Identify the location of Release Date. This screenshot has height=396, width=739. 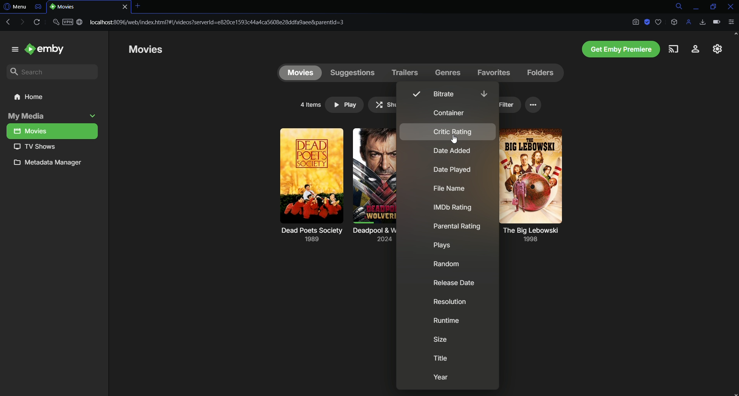
(453, 284).